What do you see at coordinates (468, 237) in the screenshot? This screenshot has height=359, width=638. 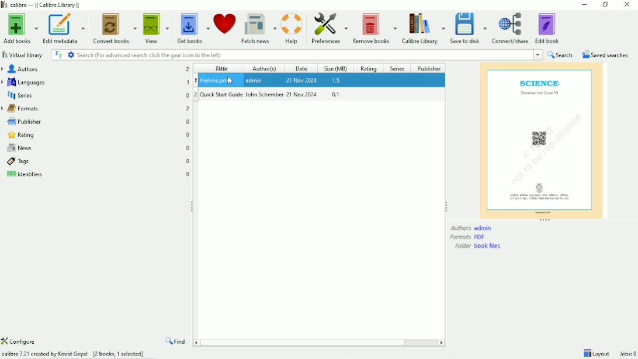 I see `Formats` at bounding box center [468, 237].